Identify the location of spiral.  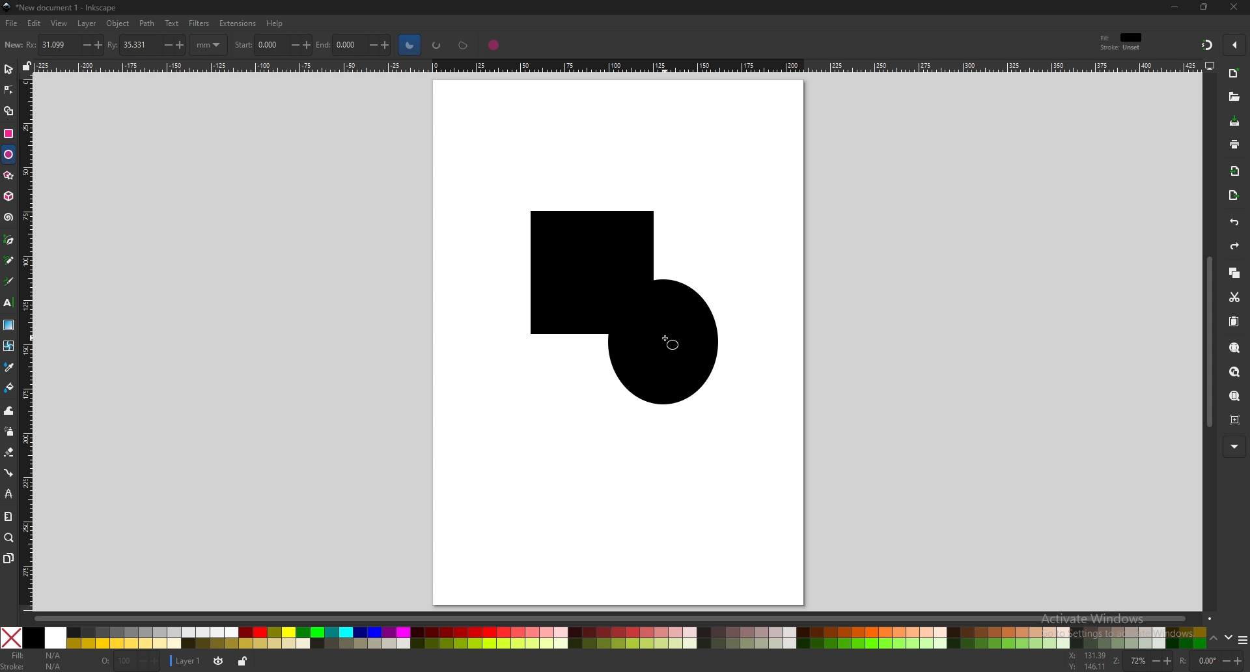
(9, 217).